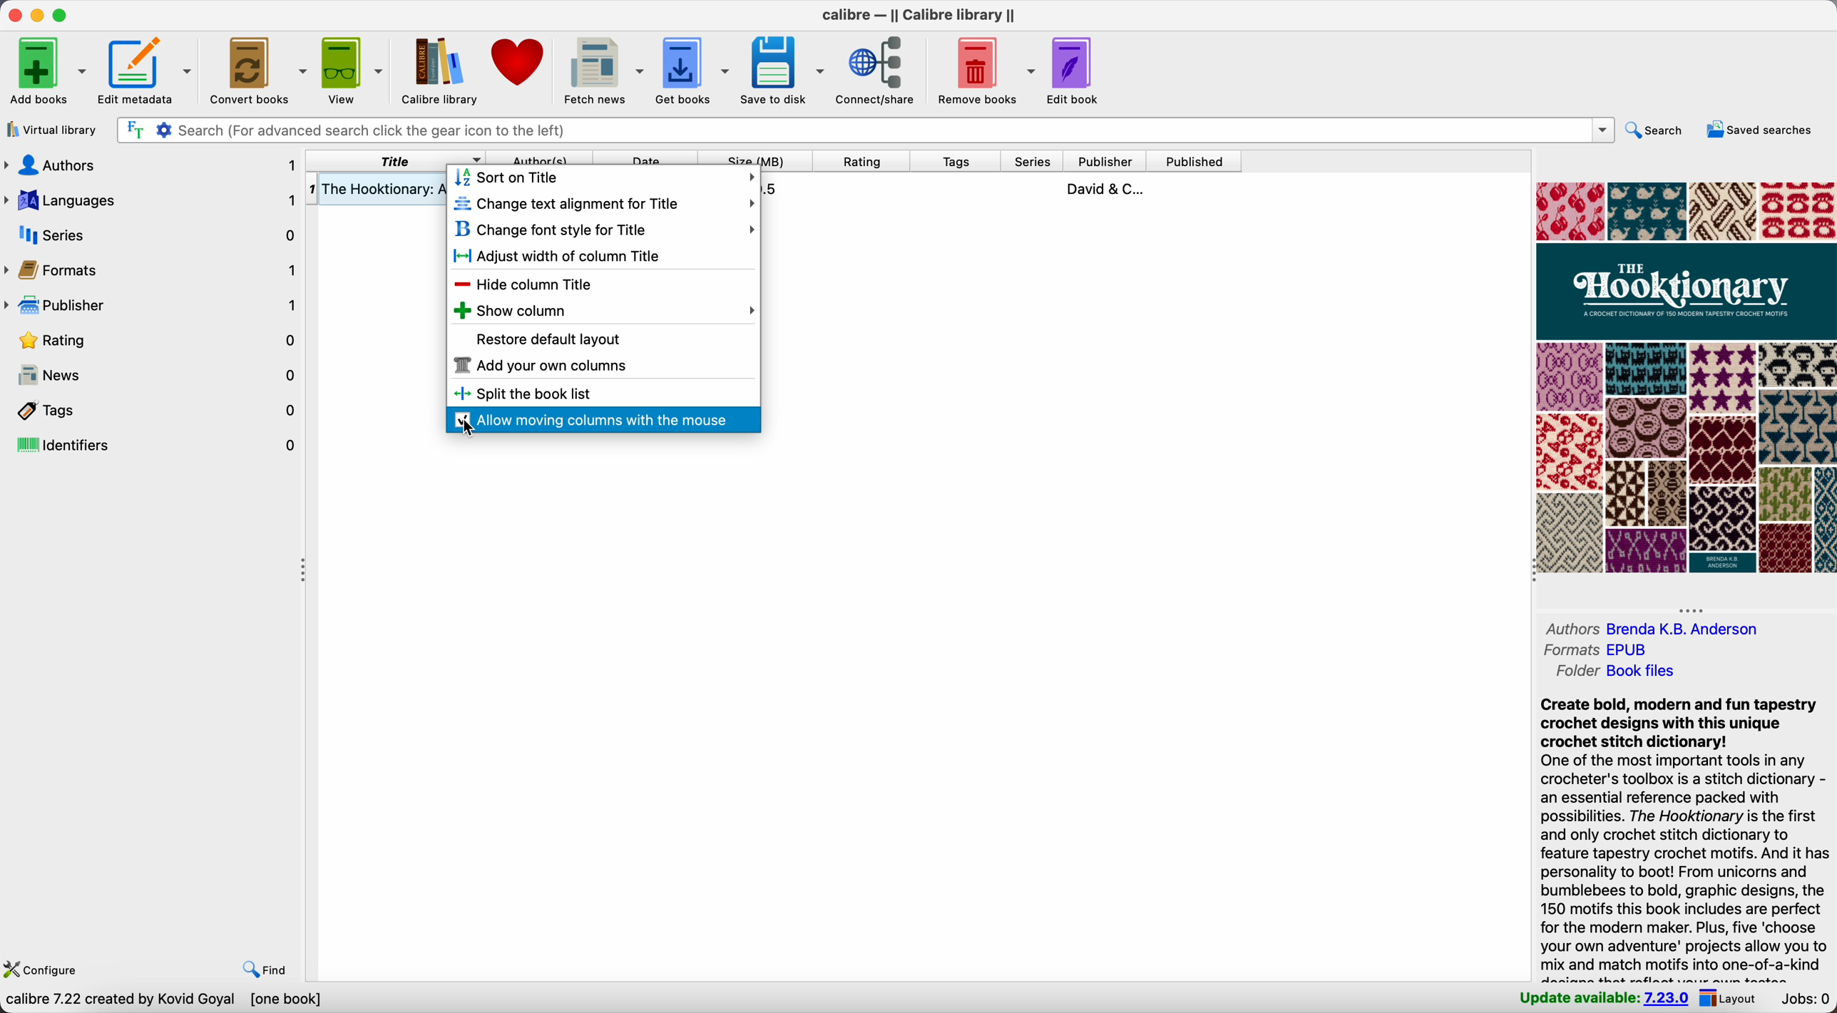 This screenshot has height=1013, width=1837. I want to click on authors, so click(1657, 628).